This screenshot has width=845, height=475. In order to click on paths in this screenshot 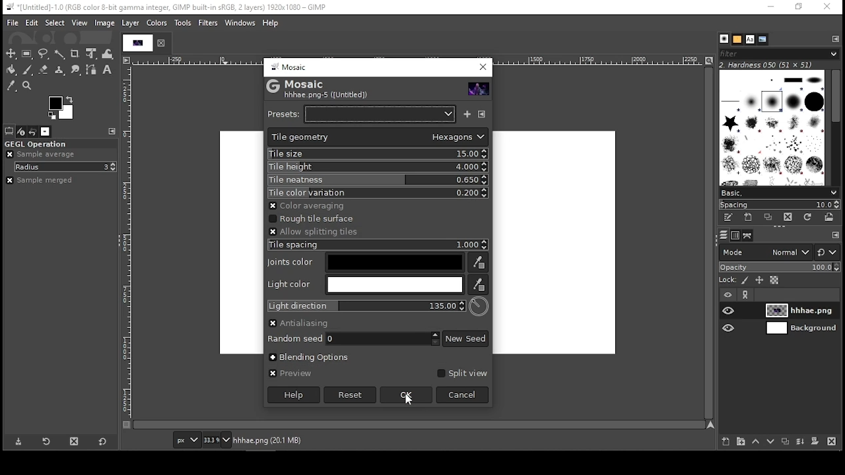, I will do `click(749, 235)`.